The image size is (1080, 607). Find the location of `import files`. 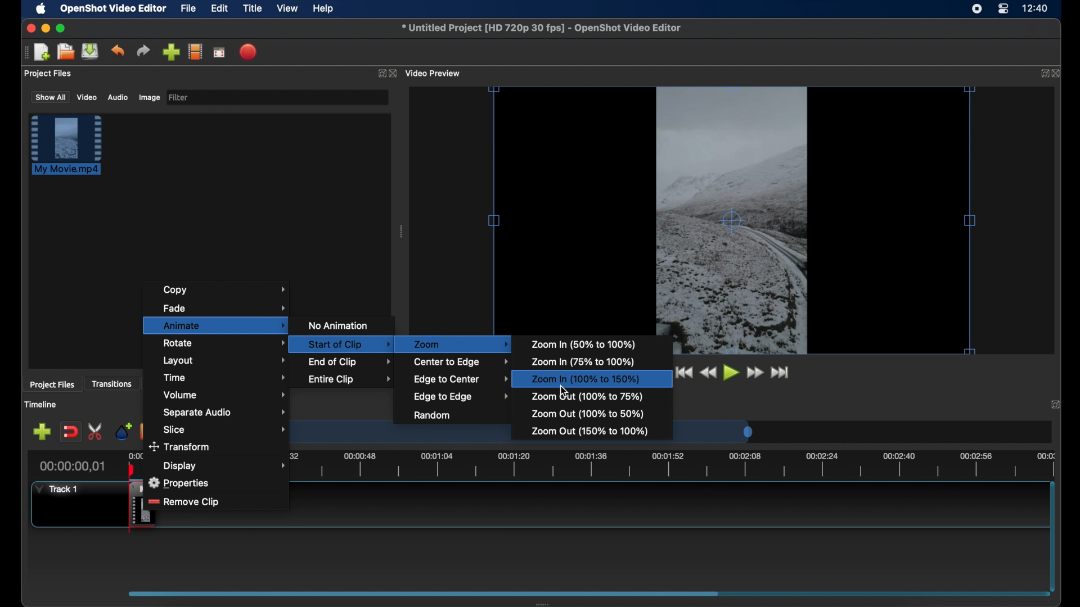

import files is located at coordinates (171, 52).